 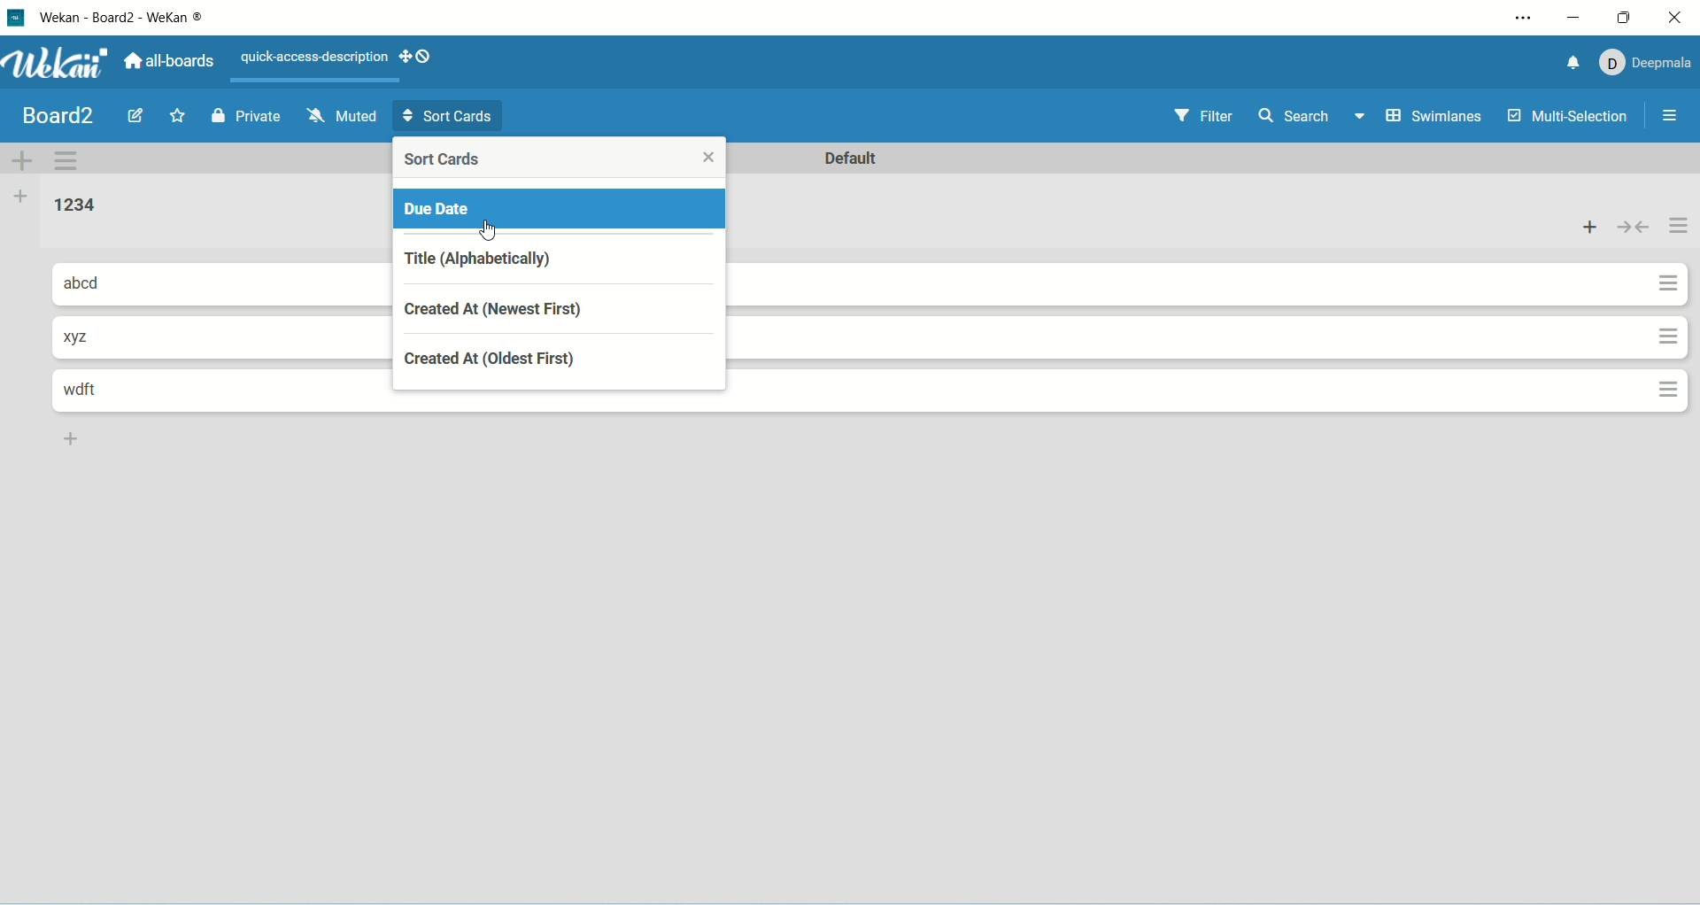 I want to click on add swimlane, so click(x=22, y=161).